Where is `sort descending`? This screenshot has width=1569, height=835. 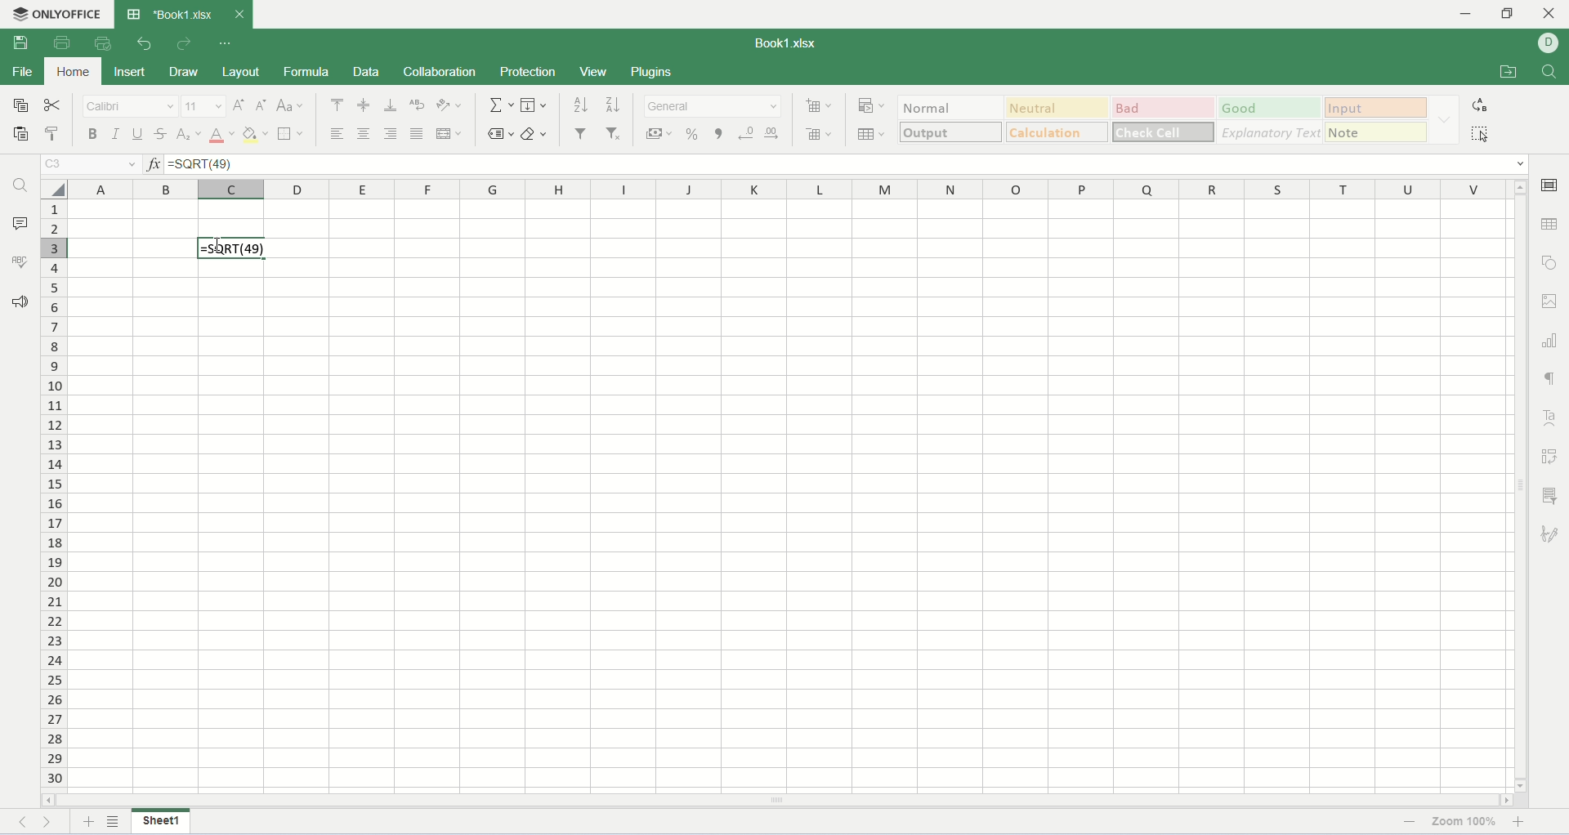
sort descending is located at coordinates (612, 105).